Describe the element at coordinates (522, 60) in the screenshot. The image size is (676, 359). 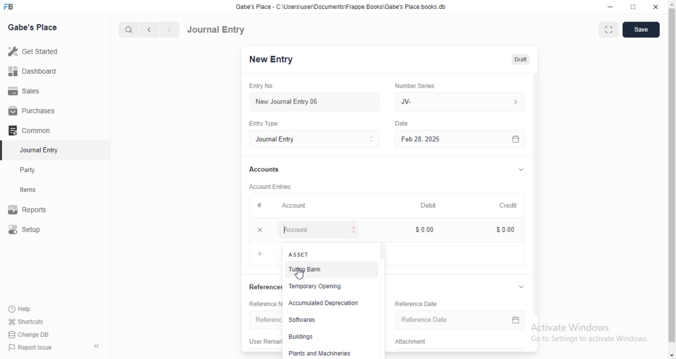
I see `draft` at that location.